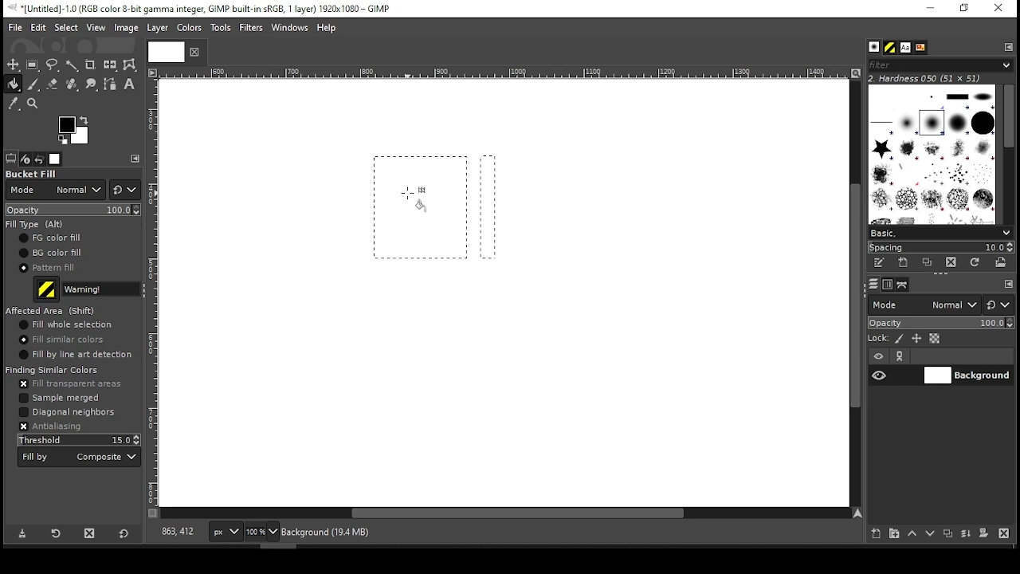 Image resolution: width=1020 pixels, height=574 pixels. What do you see at coordinates (900, 356) in the screenshot?
I see `link` at bounding box center [900, 356].